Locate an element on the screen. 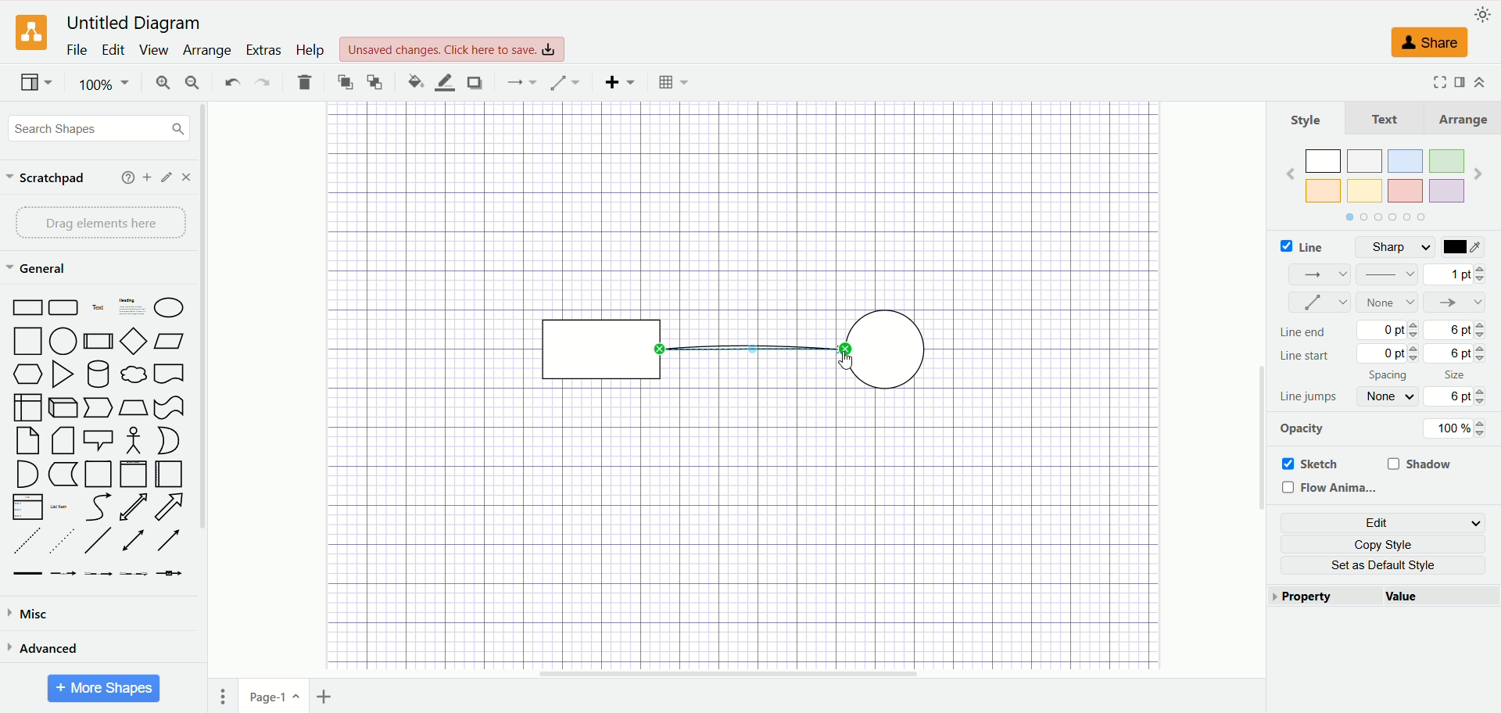  Color 8 is located at coordinates (1448, 191).